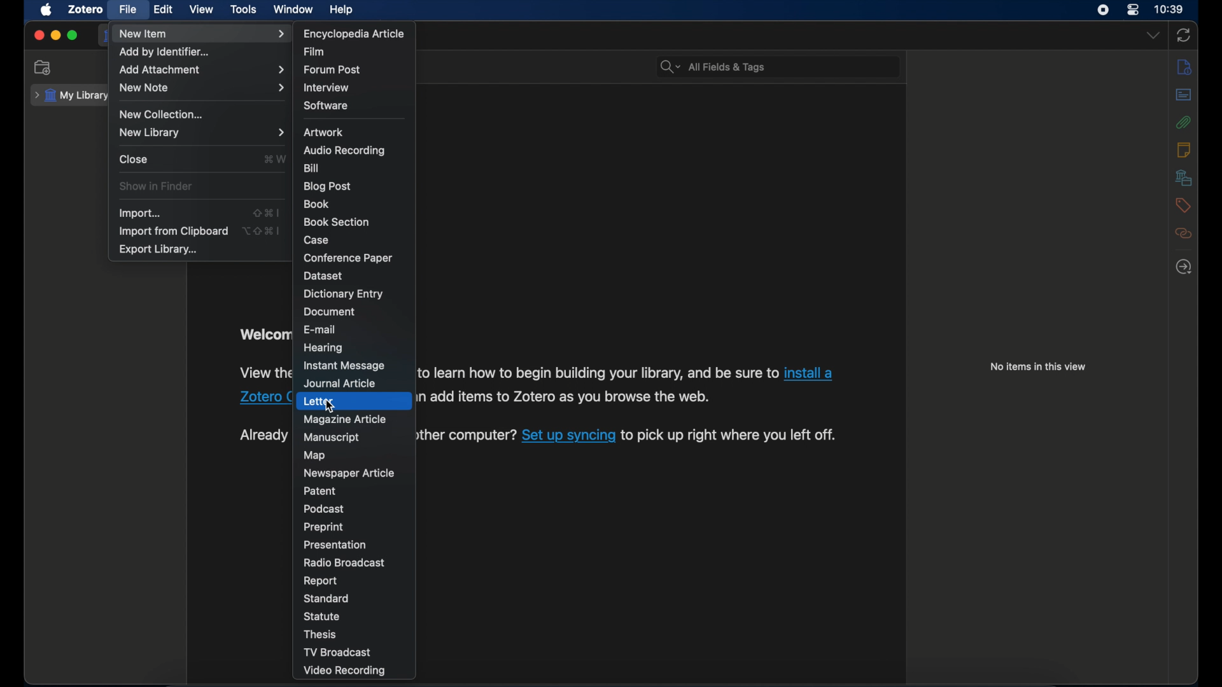 The height and width of the screenshot is (687, 1222). Describe the element at coordinates (811, 373) in the screenshot. I see `install a` at that location.